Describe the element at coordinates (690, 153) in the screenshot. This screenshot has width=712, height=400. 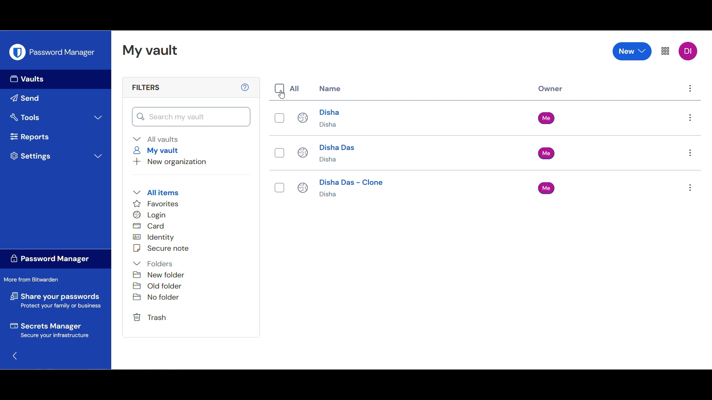
I see `Settings for each item respectively` at that location.